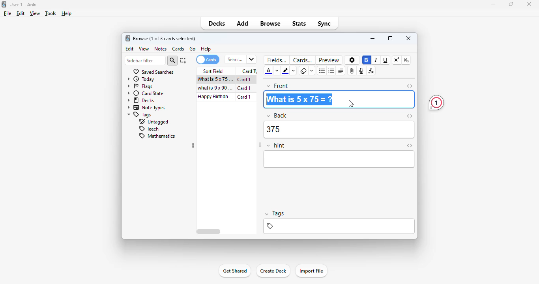 The width and height of the screenshot is (539, 284). What do you see at coordinates (245, 88) in the screenshot?
I see `card 1` at bounding box center [245, 88].